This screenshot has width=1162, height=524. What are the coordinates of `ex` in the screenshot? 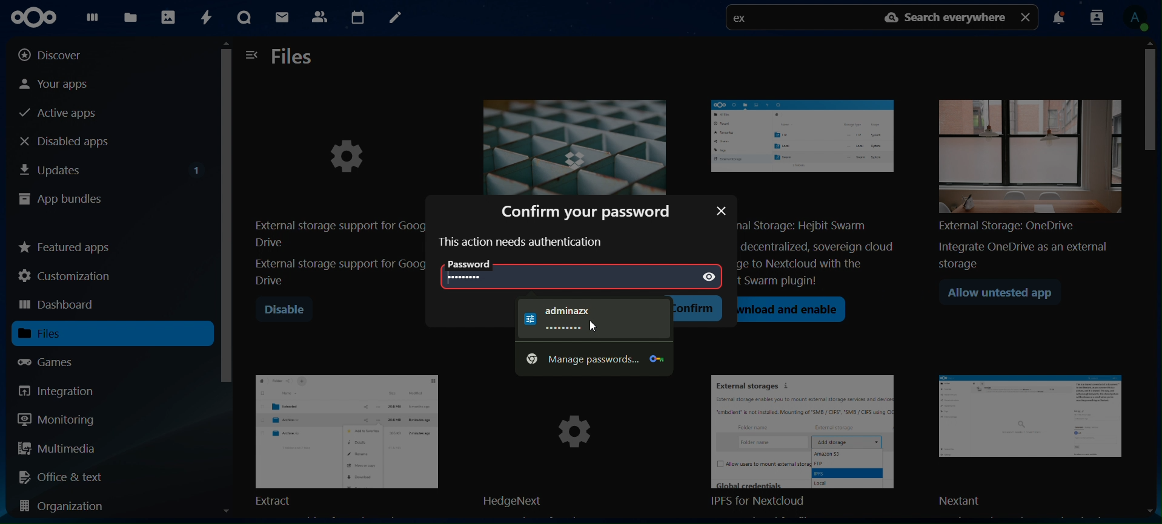 It's located at (744, 19).